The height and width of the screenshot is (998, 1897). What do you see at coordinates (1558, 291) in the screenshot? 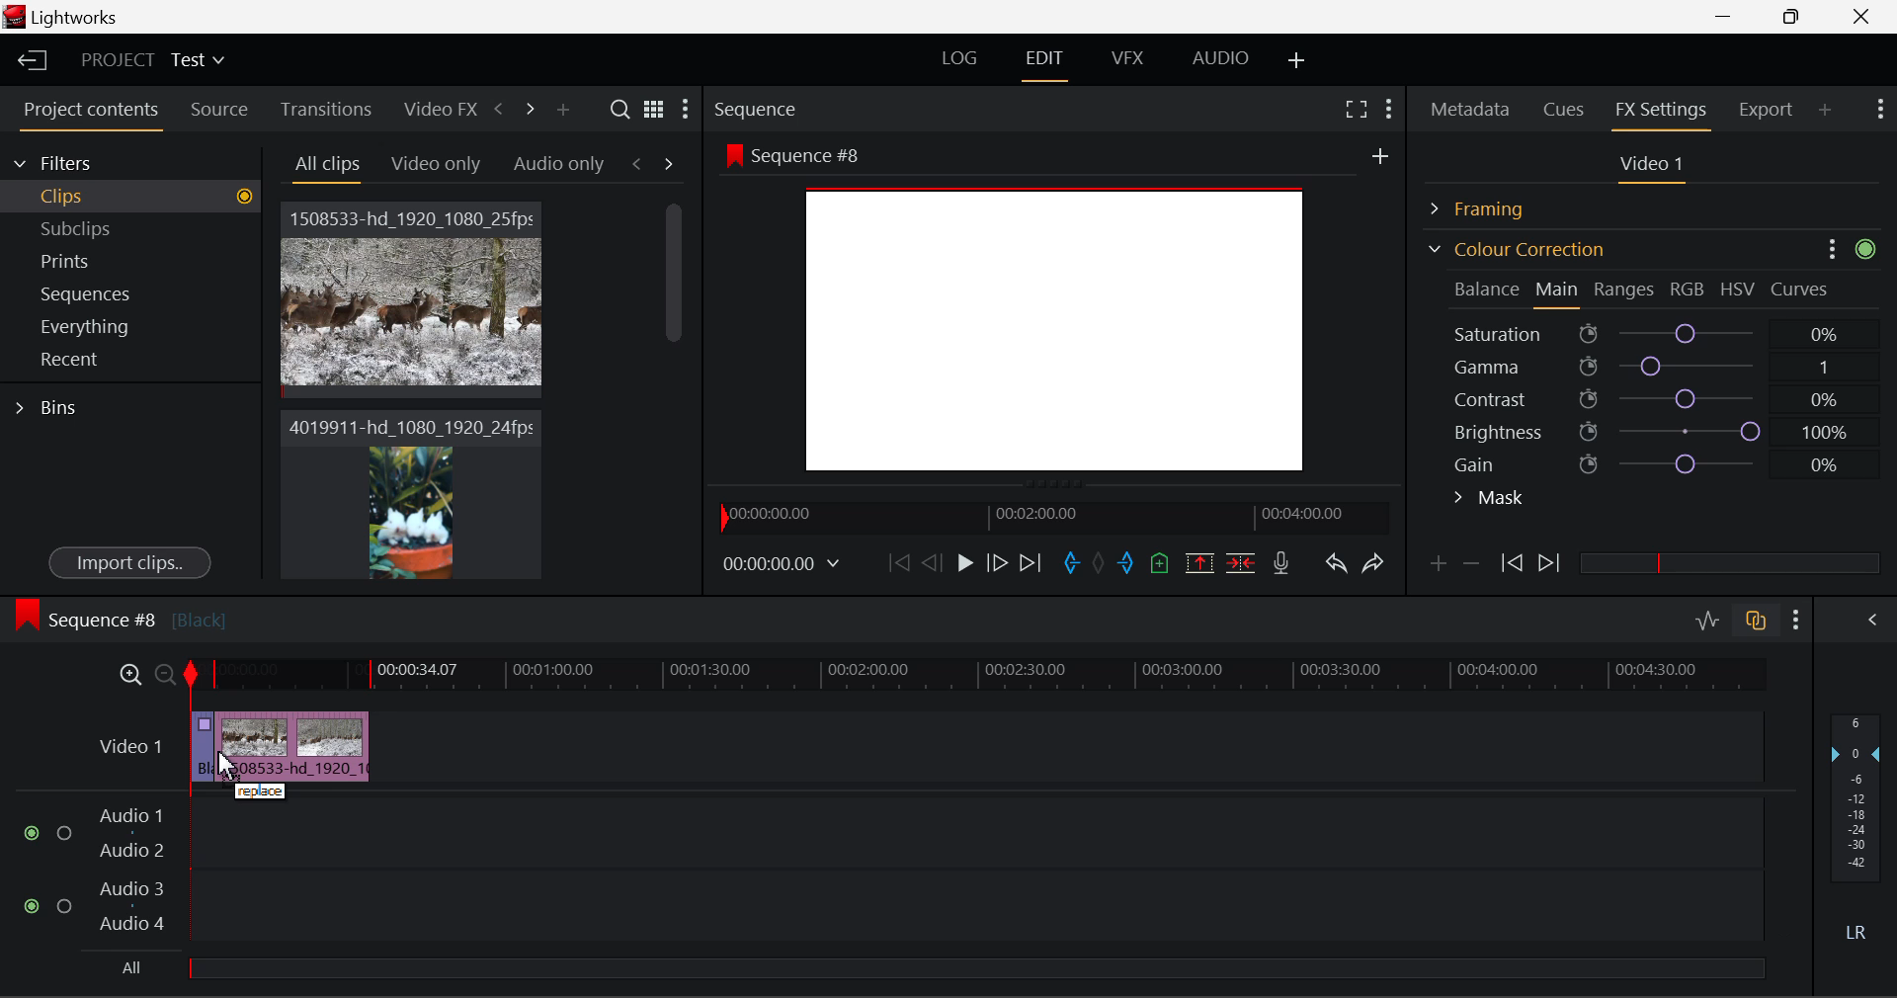
I see `Main Tab Open` at bounding box center [1558, 291].